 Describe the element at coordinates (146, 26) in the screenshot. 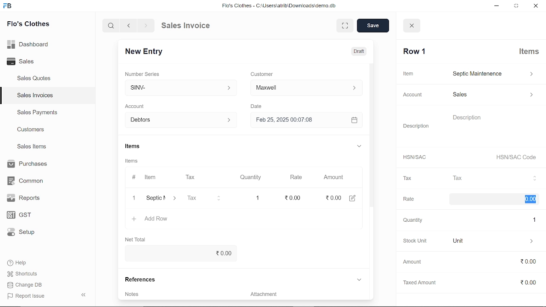

I see `next` at that location.